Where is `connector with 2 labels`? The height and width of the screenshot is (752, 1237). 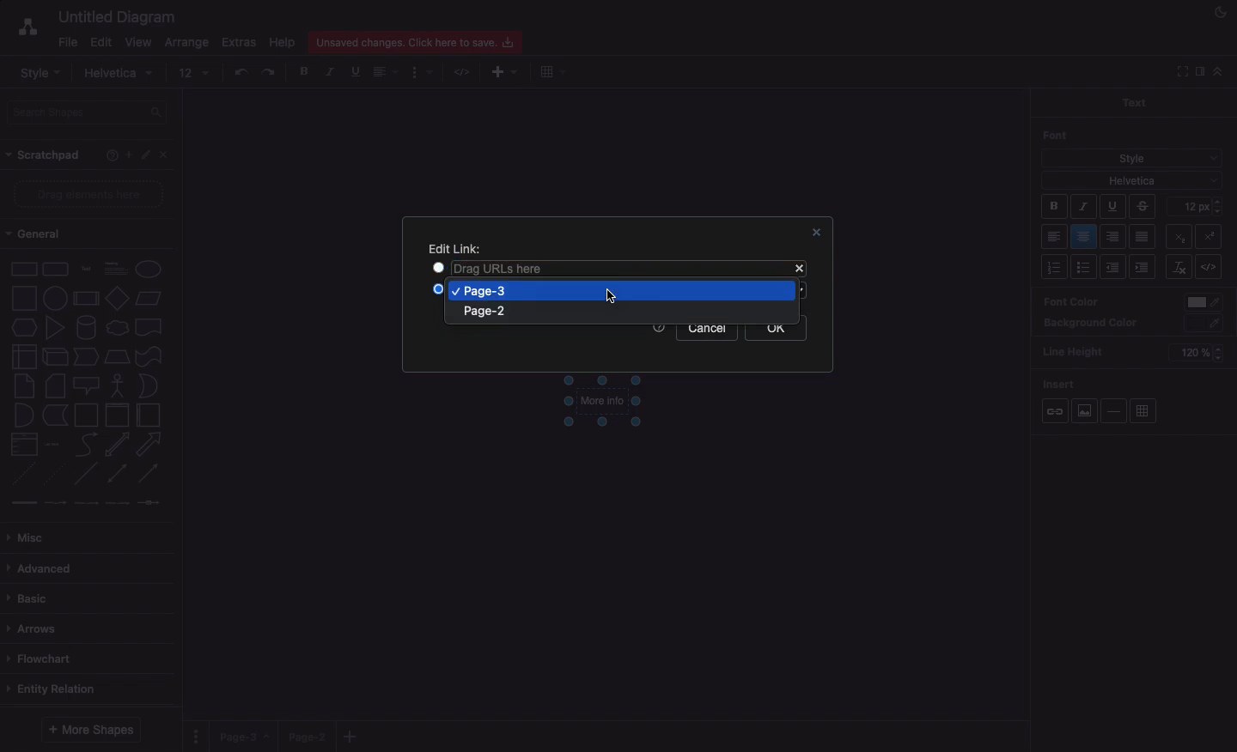
connector with 2 labels is located at coordinates (86, 503).